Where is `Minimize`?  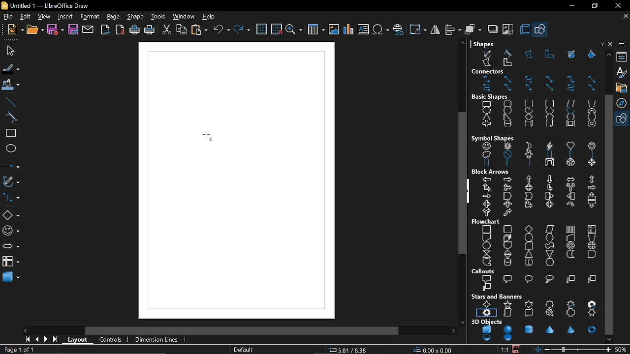 Minimize is located at coordinates (569, 6).